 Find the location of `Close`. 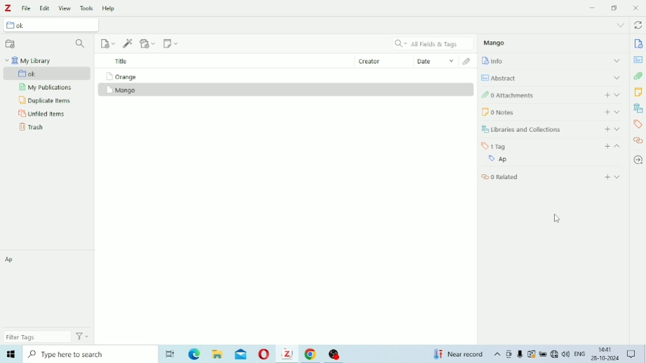

Close is located at coordinates (637, 8).